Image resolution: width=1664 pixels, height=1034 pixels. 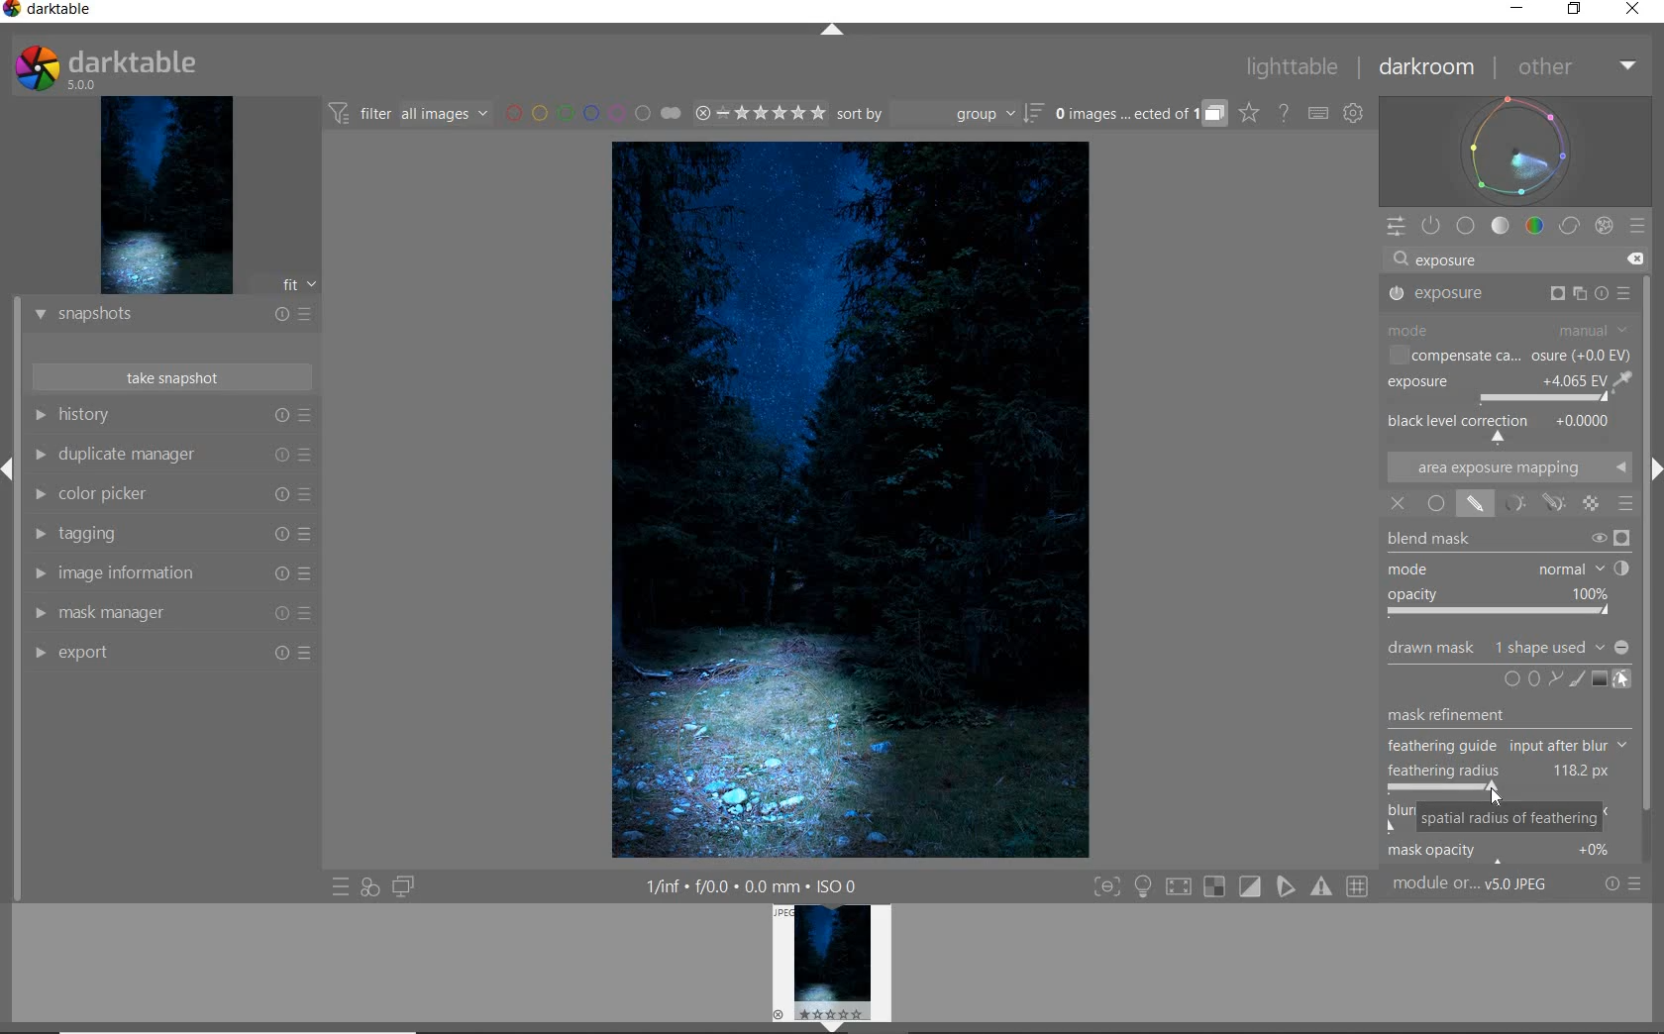 What do you see at coordinates (1433, 504) in the screenshot?
I see `UNIFORMLY` at bounding box center [1433, 504].